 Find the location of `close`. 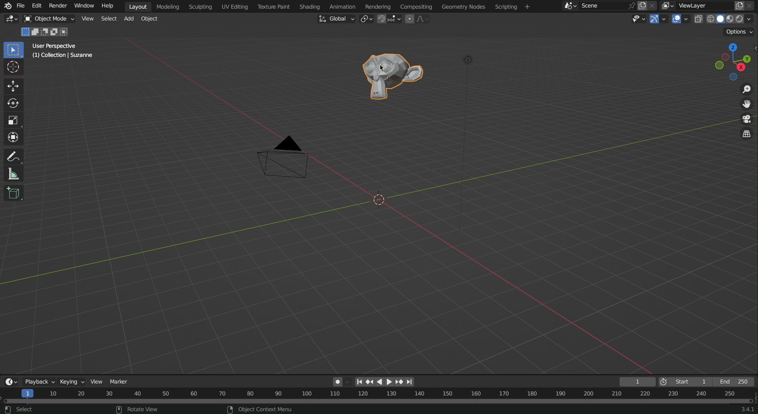

close is located at coordinates (750, 6).